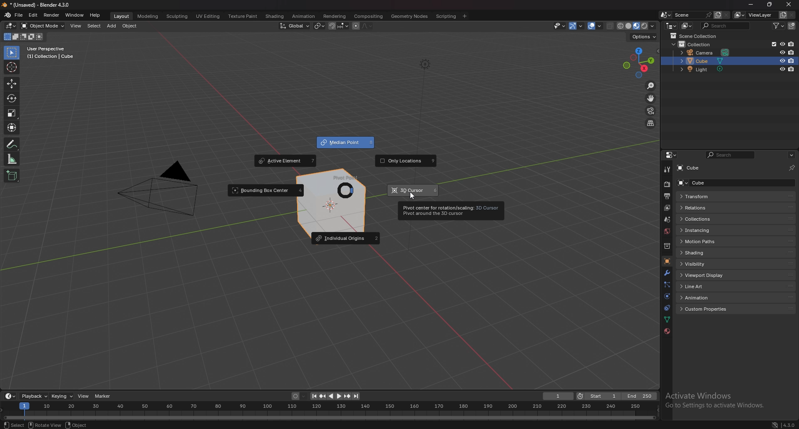 This screenshot has height=429, width=799. Describe the element at coordinates (20, 15) in the screenshot. I see `file` at that location.